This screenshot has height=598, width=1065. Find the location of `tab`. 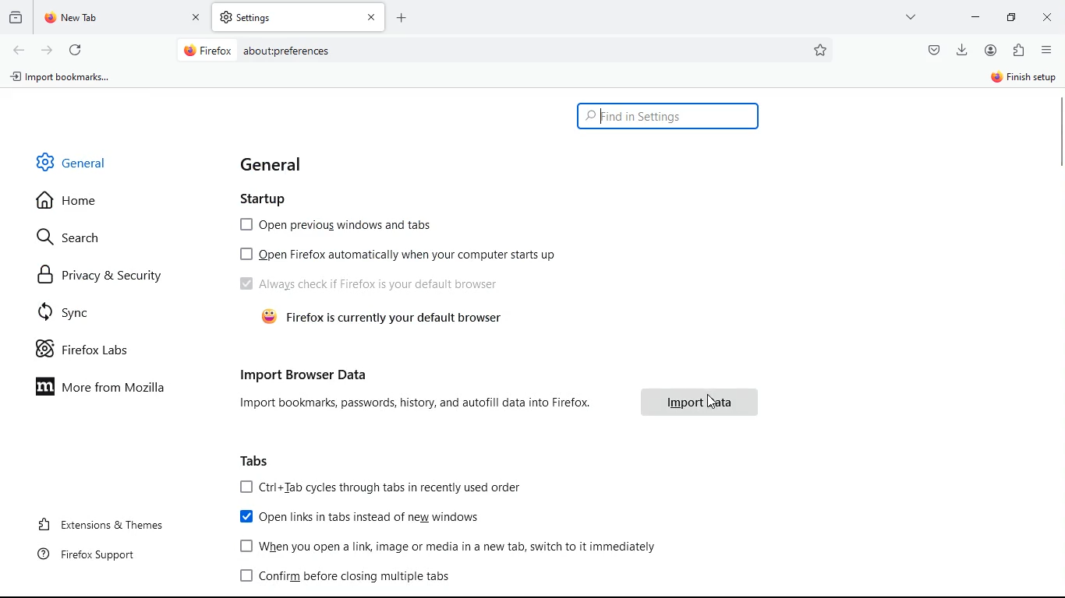

tab is located at coordinates (299, 17).